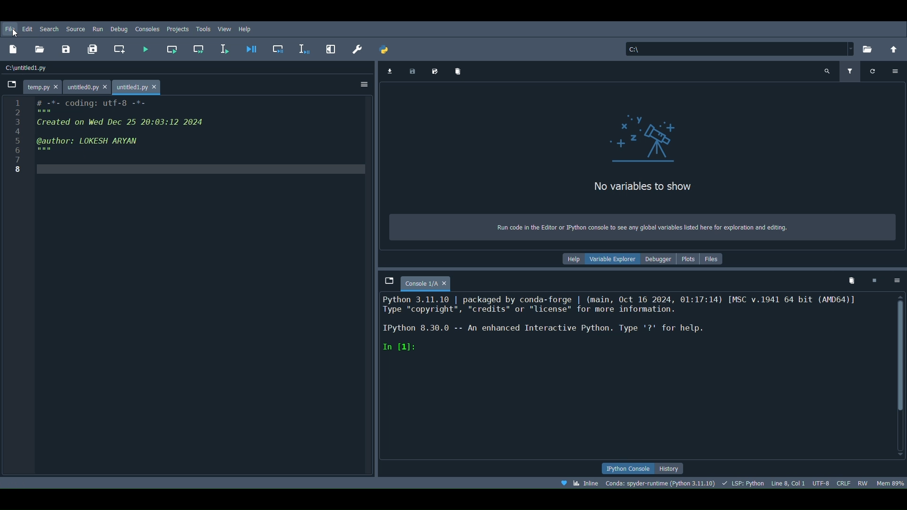  Describe the element at coordinates (226, 28) in the screenshot. I see `View` at that location.